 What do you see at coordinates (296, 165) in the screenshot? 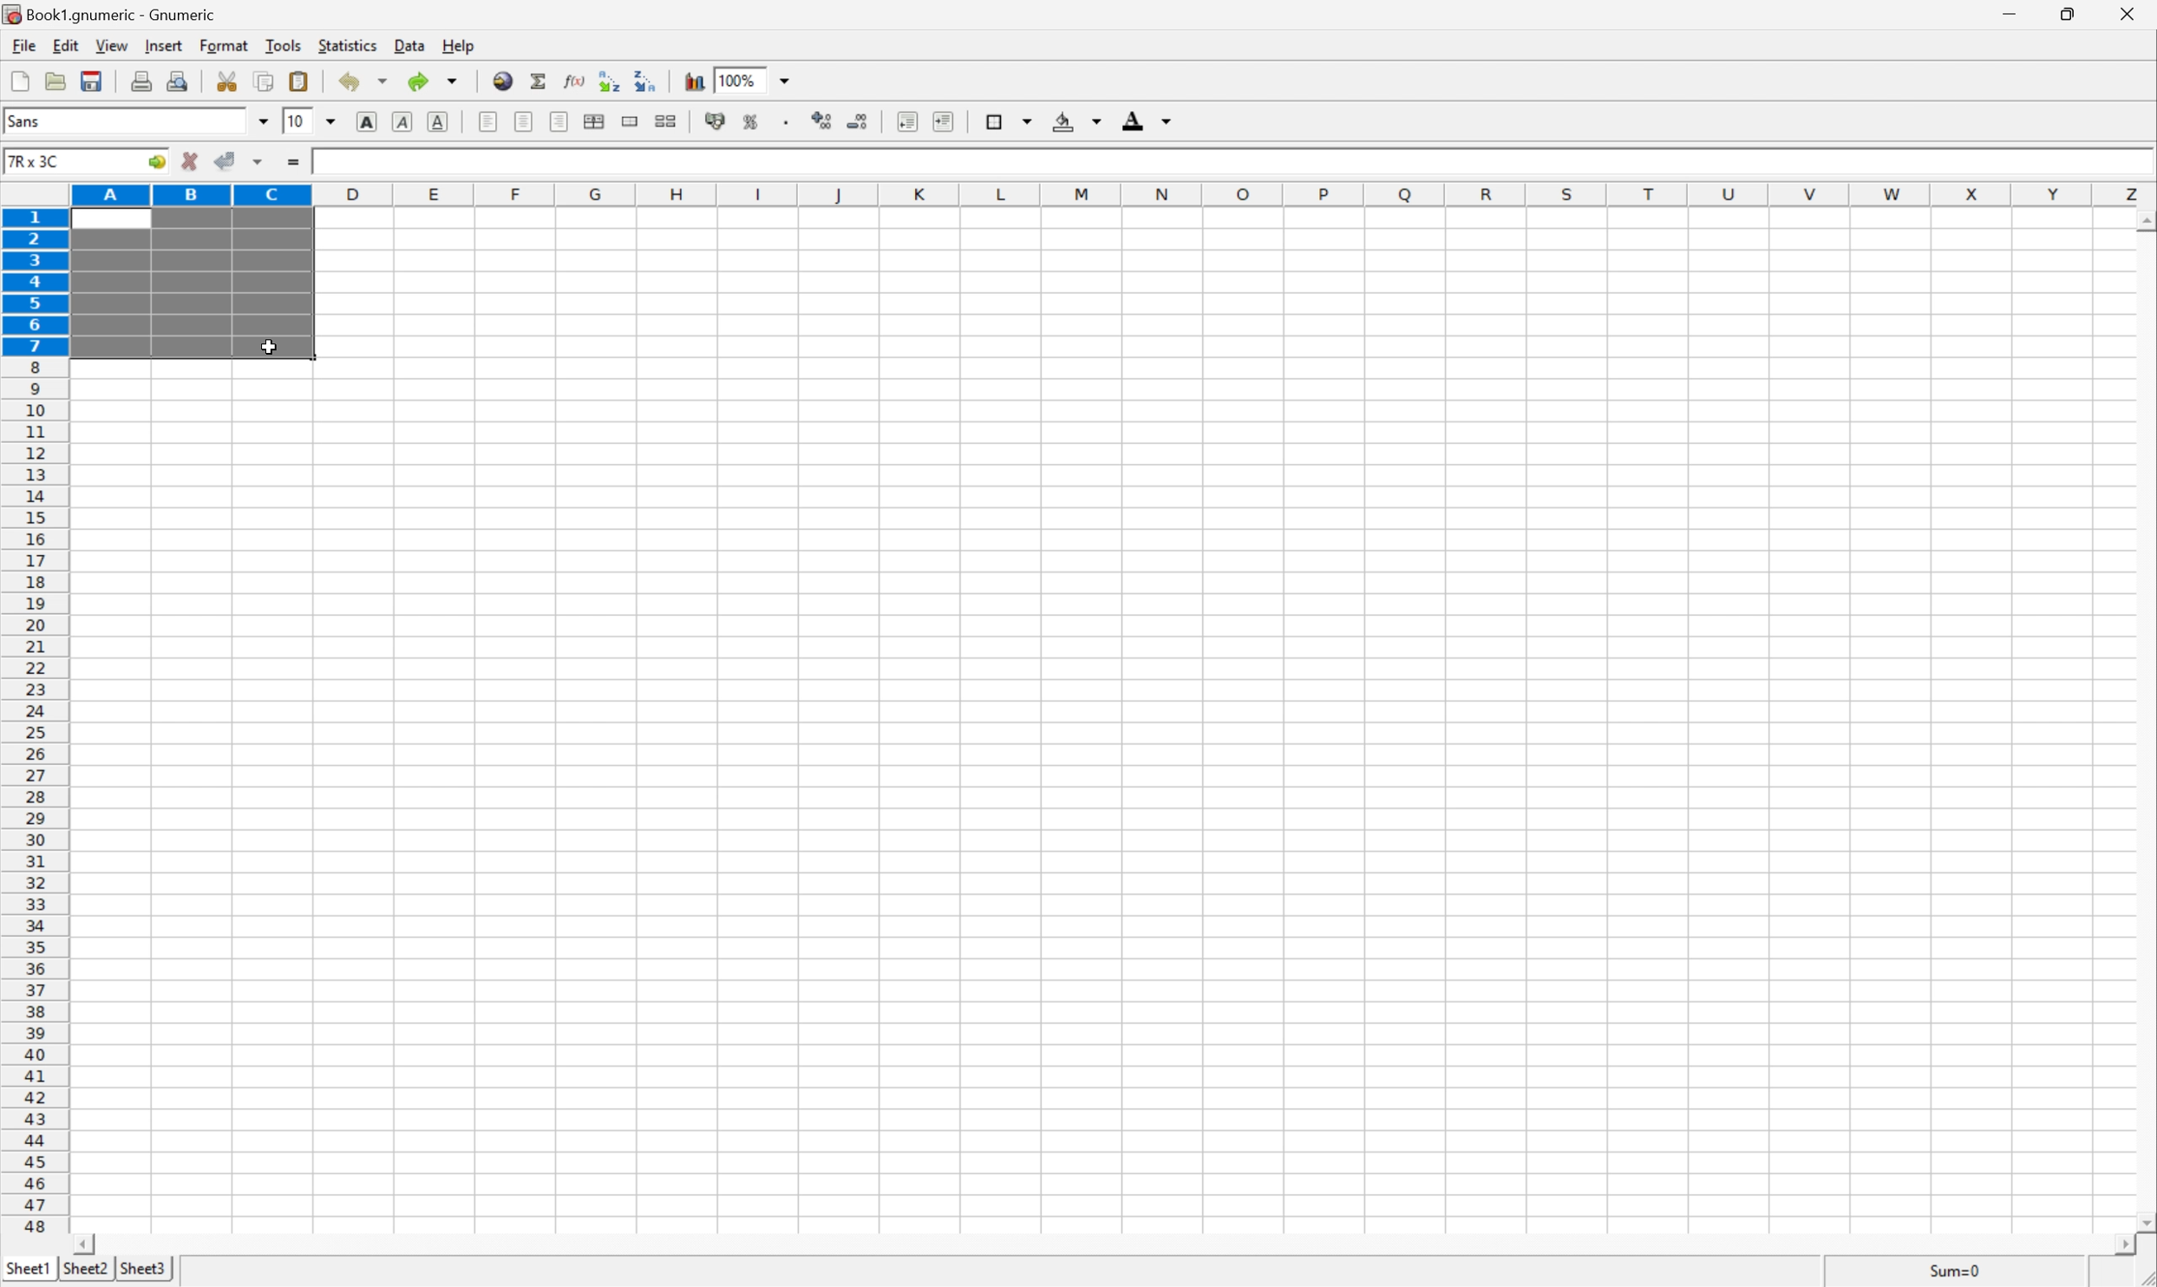
I see `enter formula` at bounding box center [296, 165].